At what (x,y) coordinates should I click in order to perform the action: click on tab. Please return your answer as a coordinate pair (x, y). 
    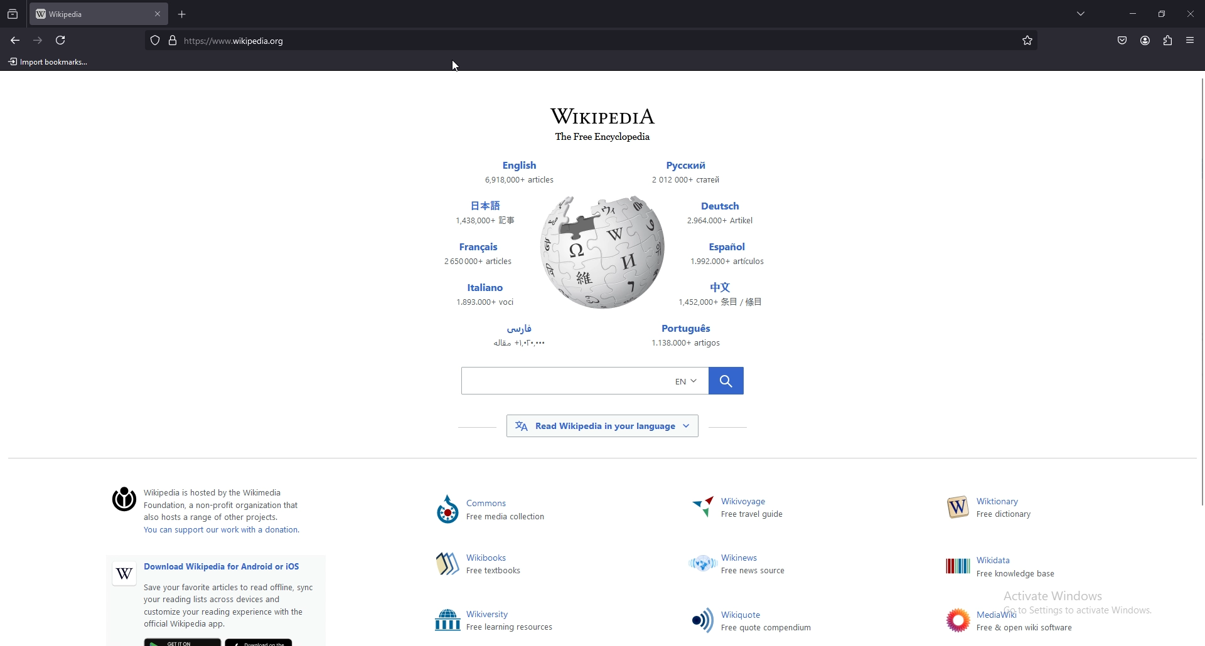
    Looking at the image, I should click on (85, 15).